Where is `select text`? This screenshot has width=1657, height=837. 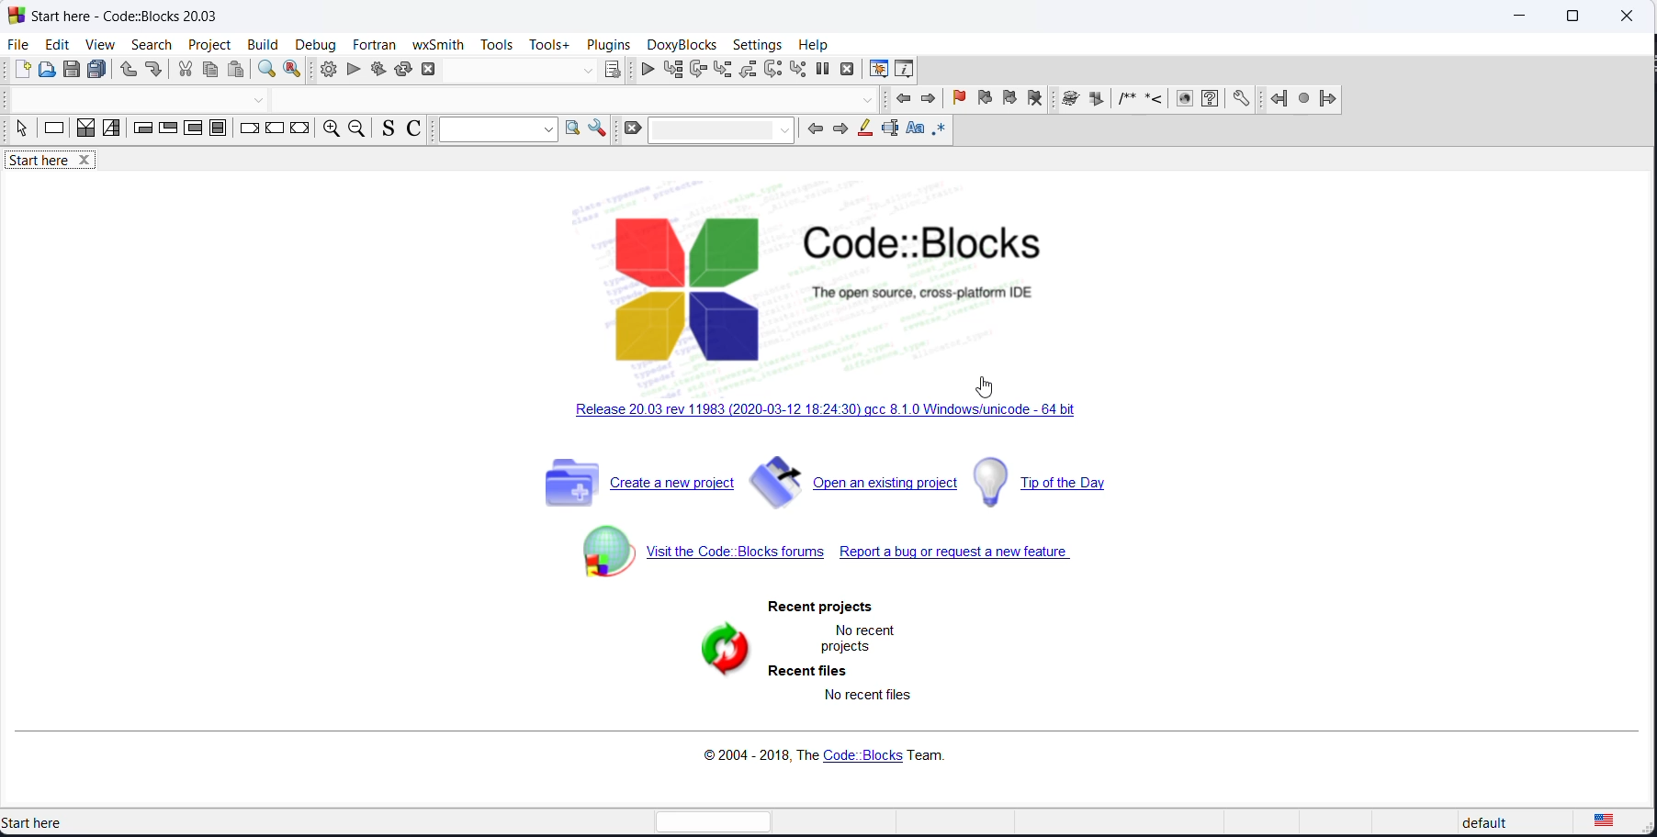
select text is located at coordinates (890, 131).